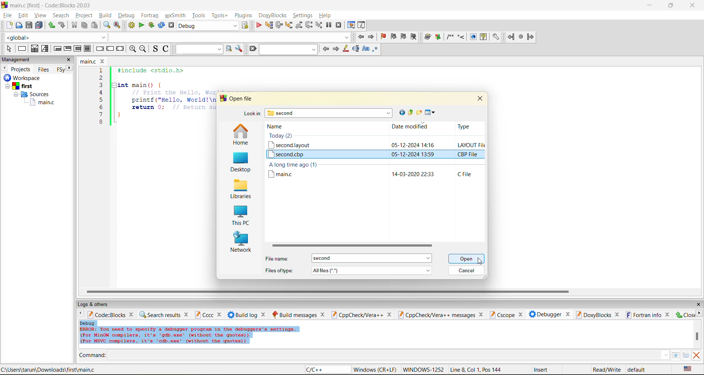  I want to click on file location, so click(48, 369).